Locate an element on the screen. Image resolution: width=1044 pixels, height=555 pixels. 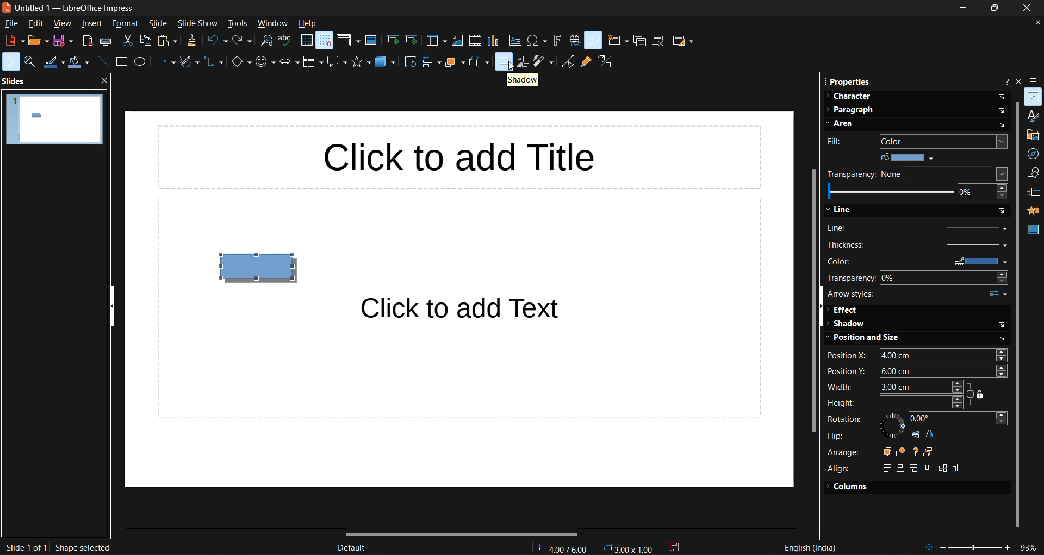
shapes is located at coordinates (1032, 173).